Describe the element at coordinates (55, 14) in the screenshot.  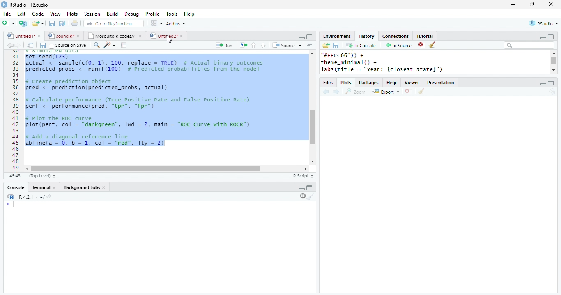
I see `View` at that location.